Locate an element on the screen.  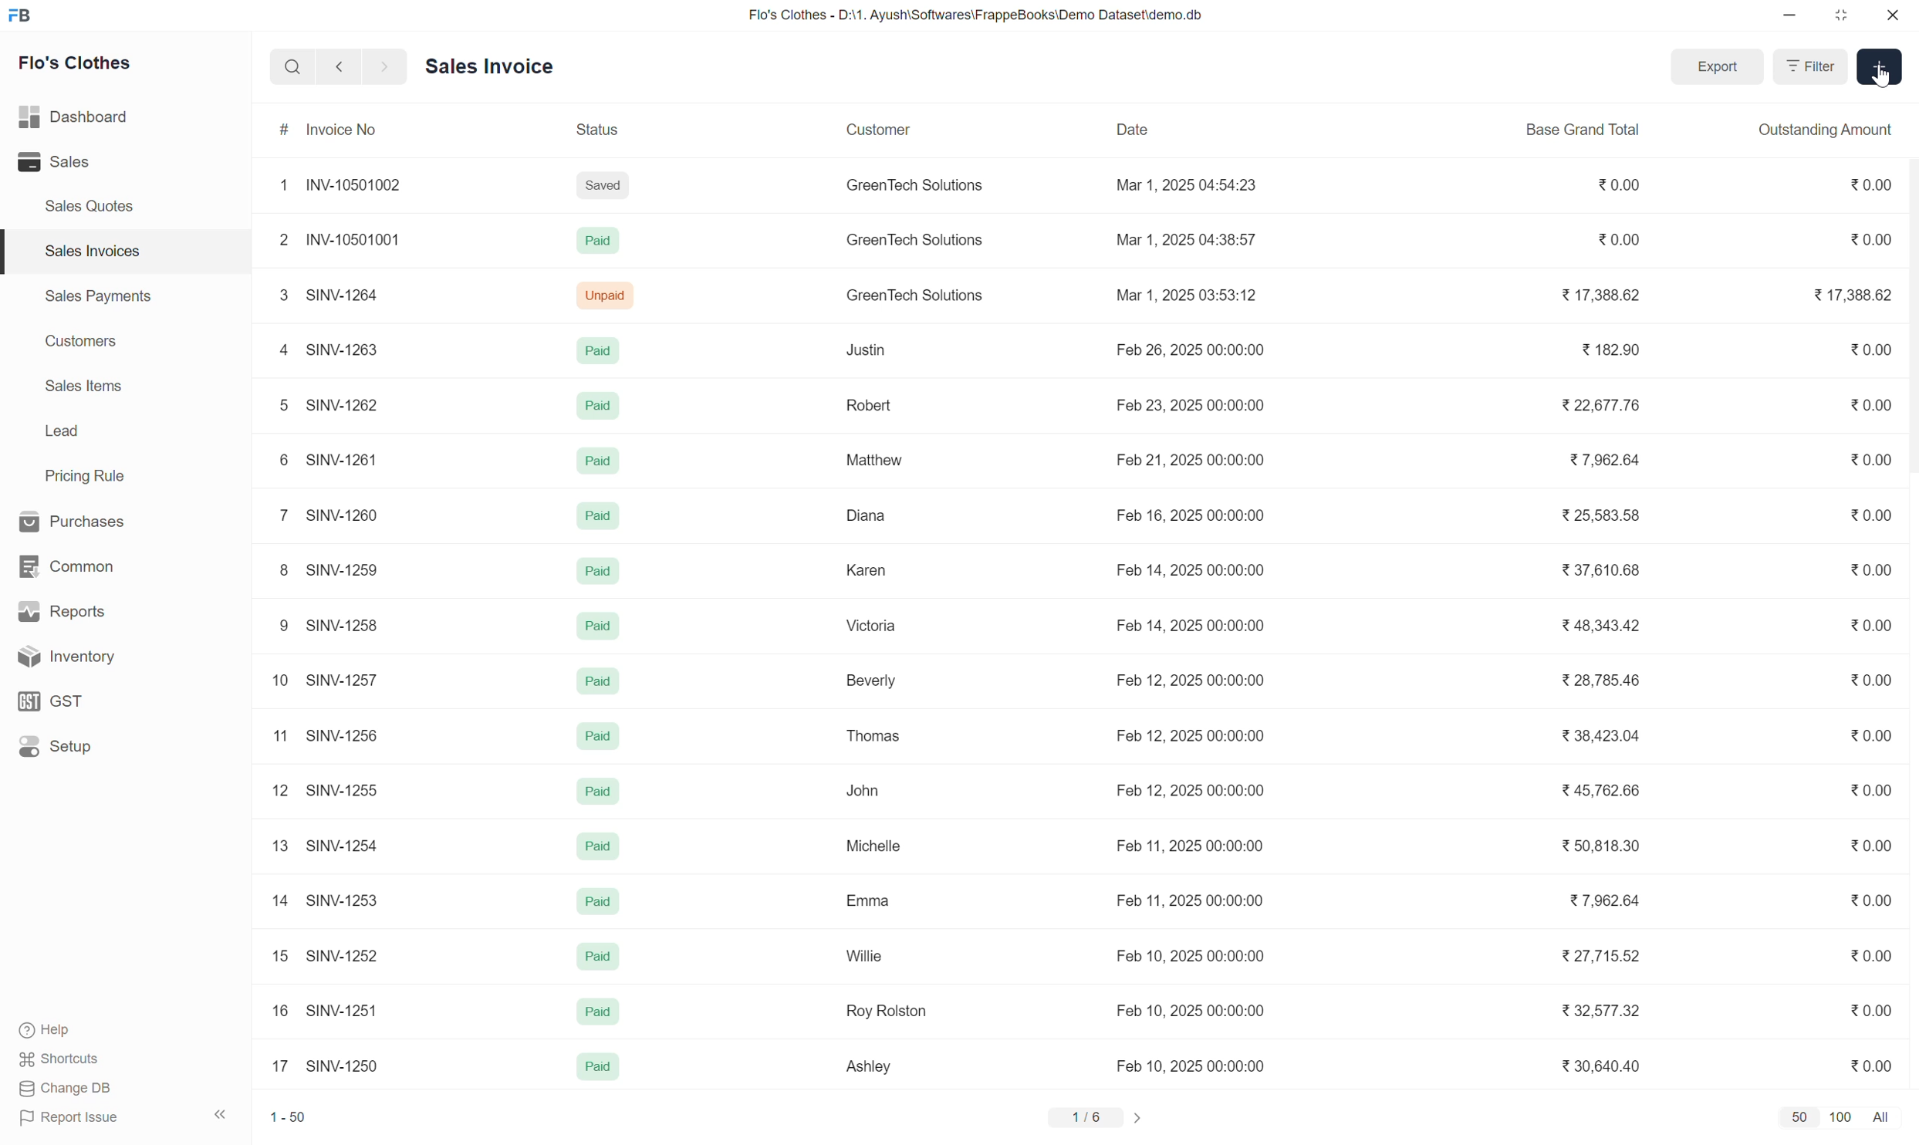
Paid is located at coordinates (599, 848).